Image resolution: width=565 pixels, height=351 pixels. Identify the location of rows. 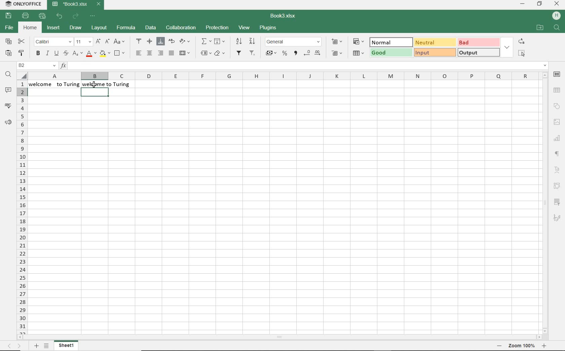
(23, 206).